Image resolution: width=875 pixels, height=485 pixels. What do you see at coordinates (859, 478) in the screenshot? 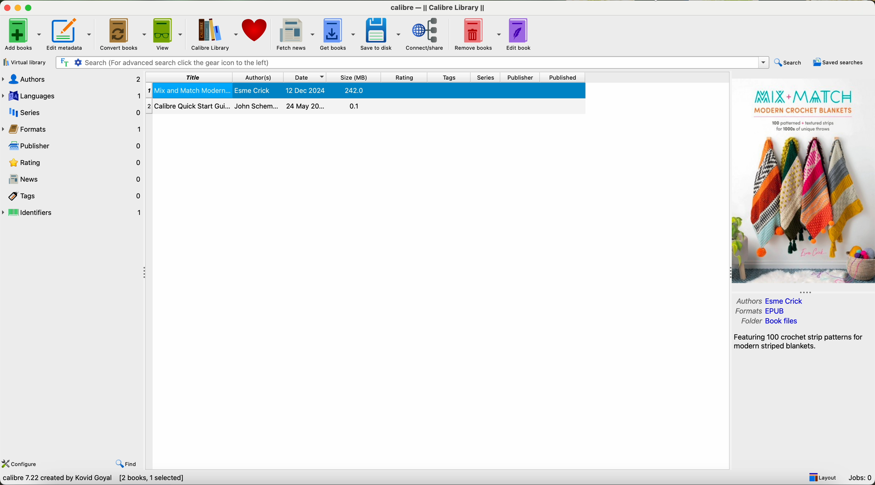
I see `Jobs: 0` at bounding box center [859, 478].